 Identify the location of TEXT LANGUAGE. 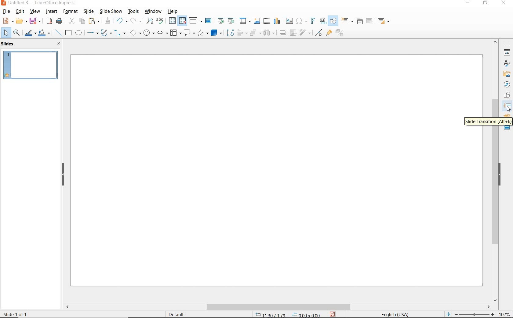
(395, 314).